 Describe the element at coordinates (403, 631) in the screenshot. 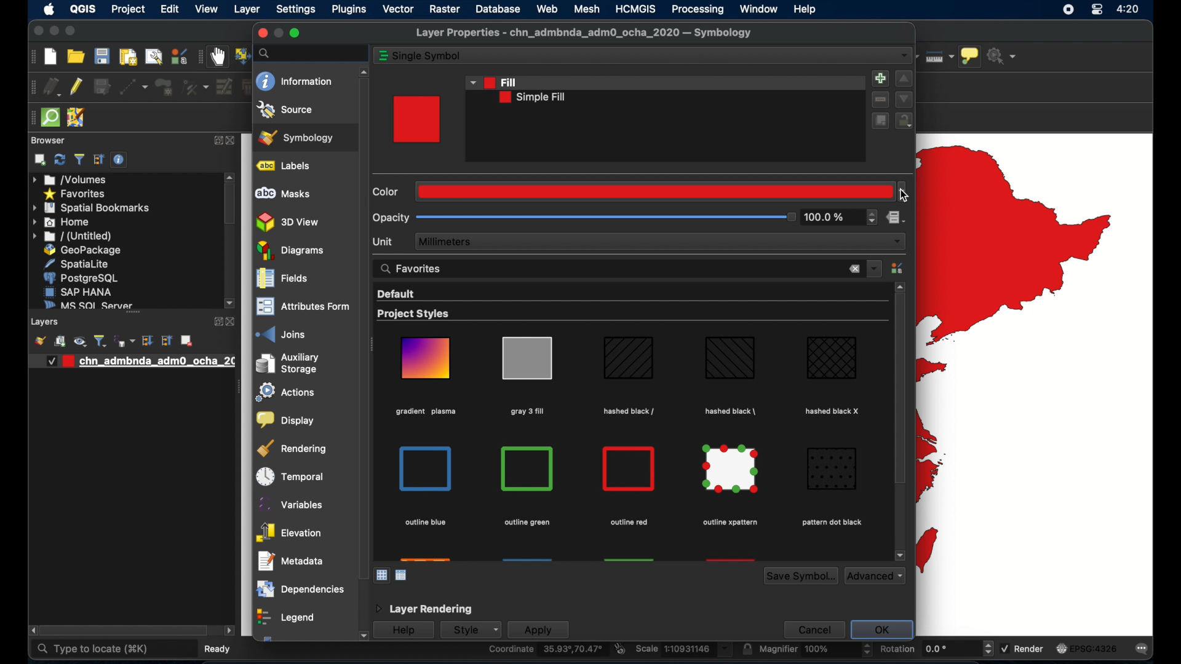

I see `help` at that location.